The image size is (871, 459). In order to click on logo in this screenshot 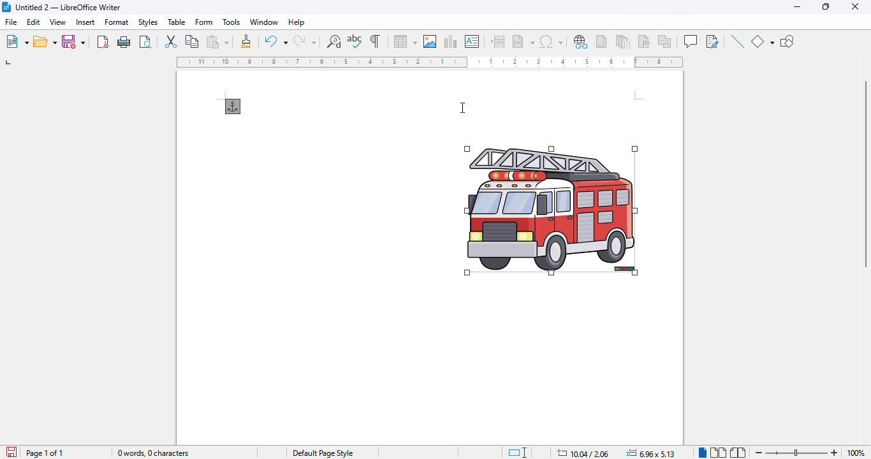, I will do `click(6, 7)`.